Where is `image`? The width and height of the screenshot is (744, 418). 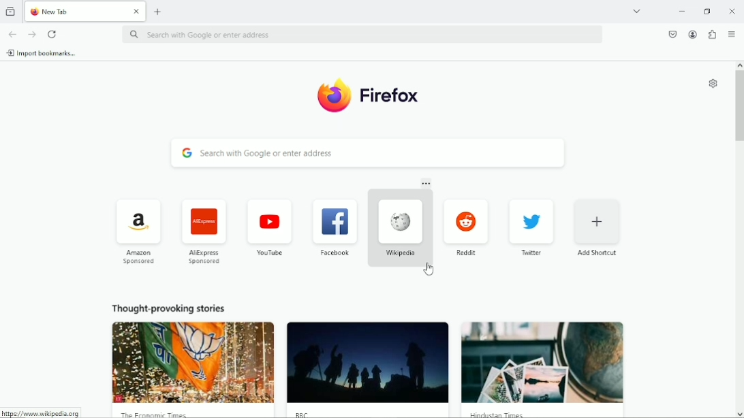
image is located at coordinates (194, 362).